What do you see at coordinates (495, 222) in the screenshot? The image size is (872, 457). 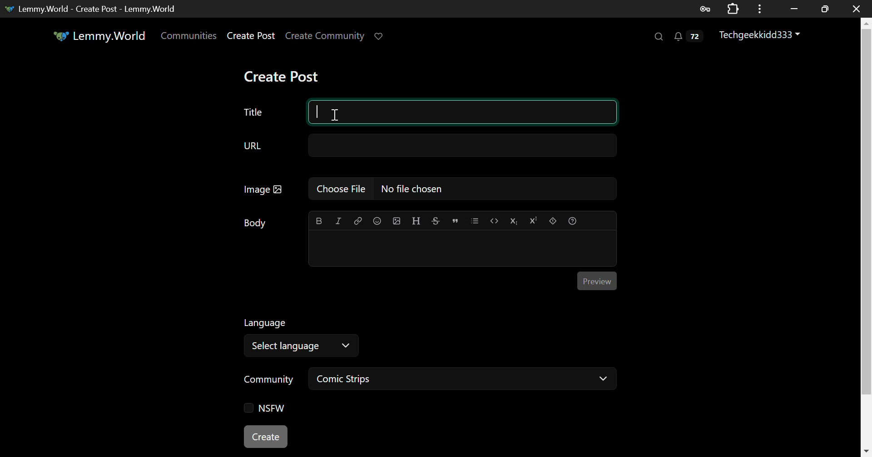 I see `Code` at bounding box center [495, 222].